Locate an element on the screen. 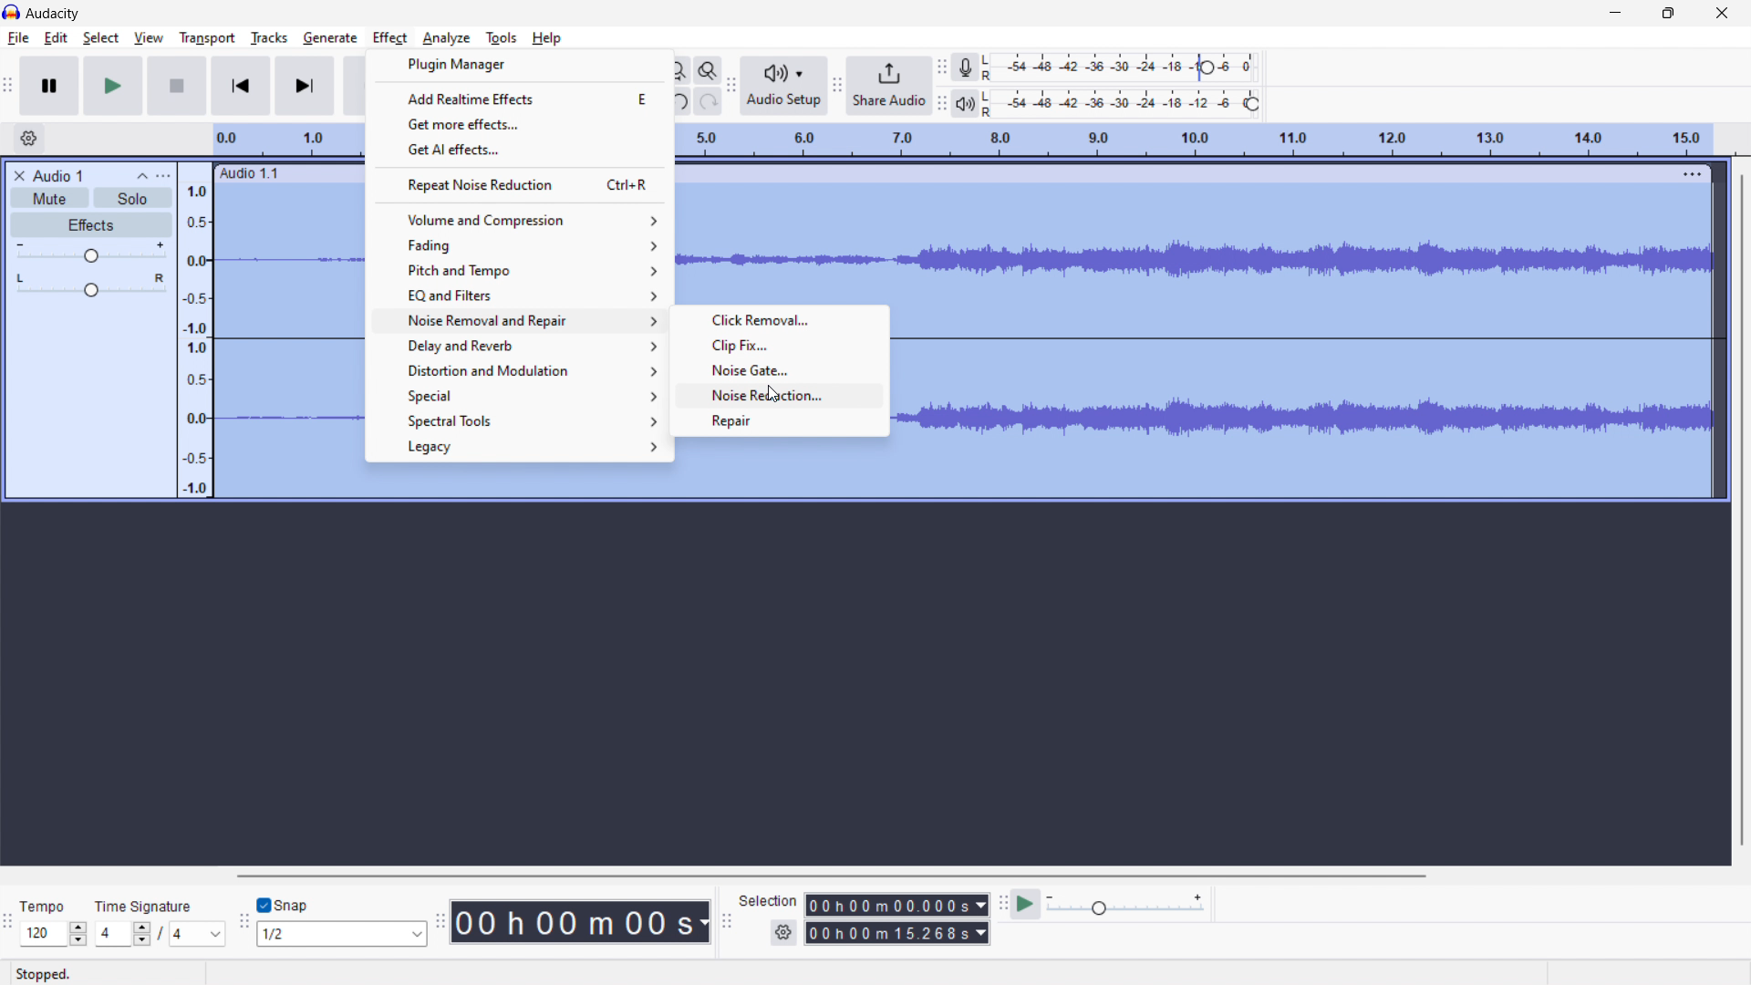 This screenshot has width=1751, height=985. volume and compression is located at coordinates (518, 220).